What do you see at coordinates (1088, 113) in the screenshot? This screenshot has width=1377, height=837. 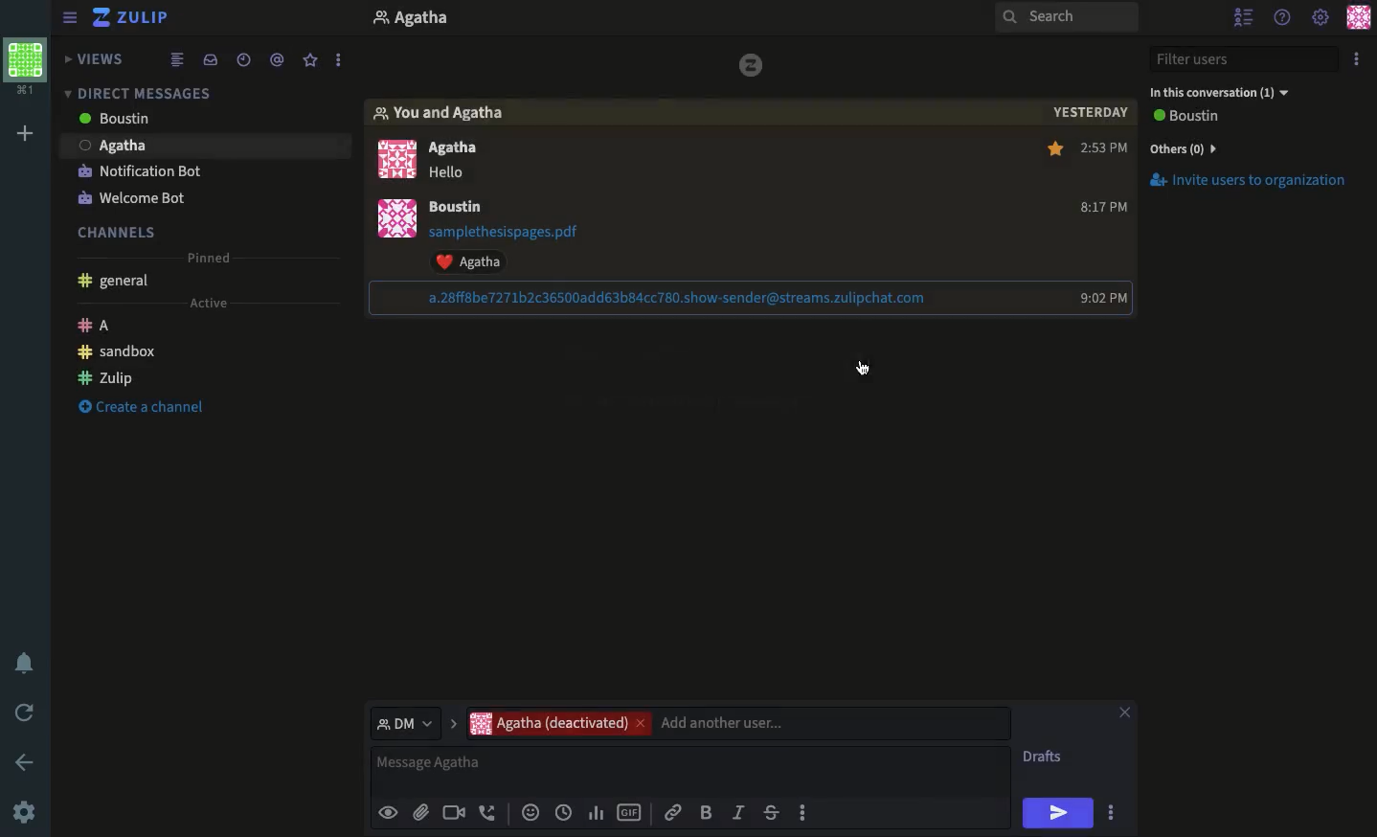 I see `yesterday` at bounding box center [1088, 113].